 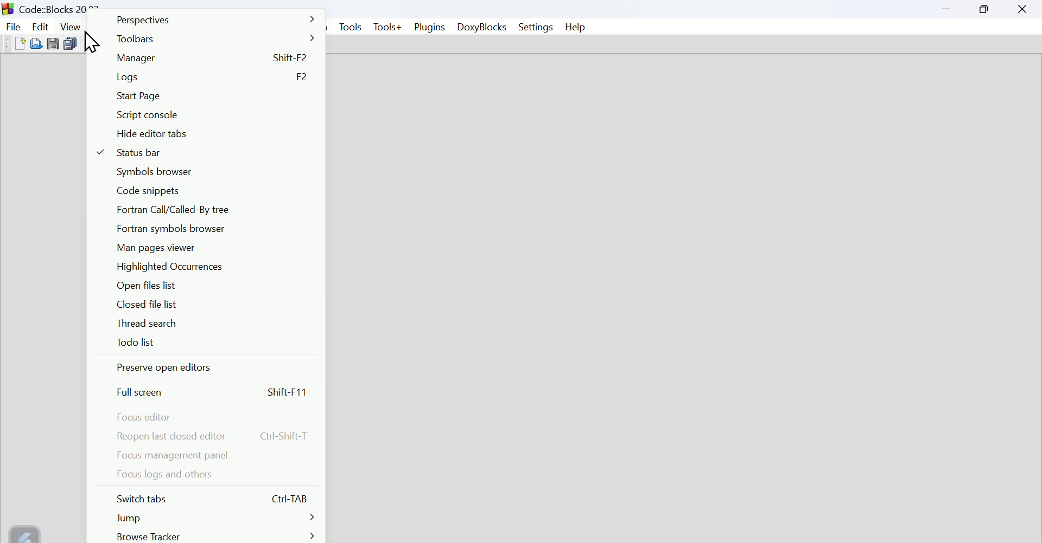 I want to click on Thread search, so click(x=147, y=324).